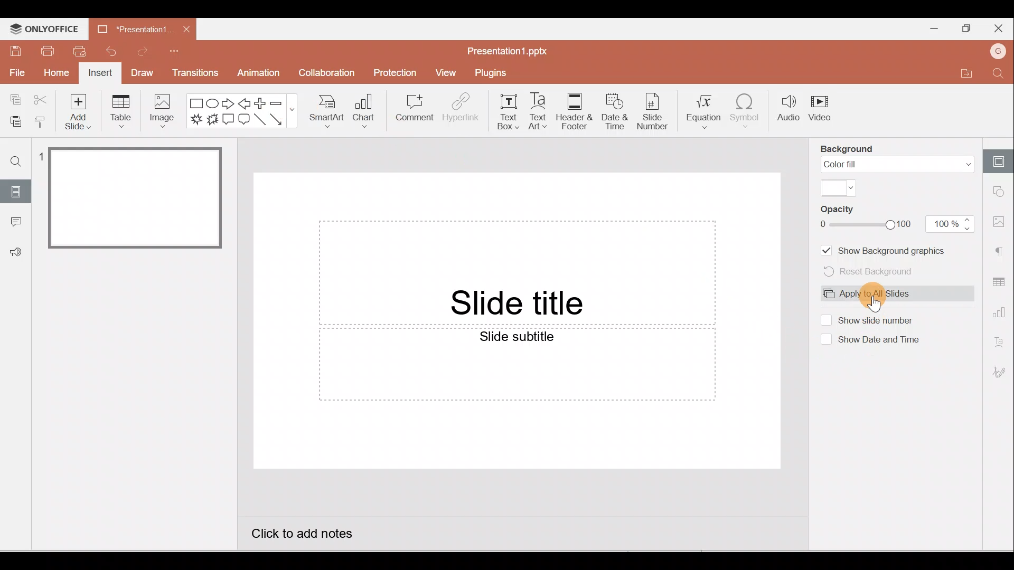 The width and height of the screenshot is (1014, 570). What do you see at coordinates (964, 28) in the screenshot?
I see `Maximise` at bounding box center [964, 28].